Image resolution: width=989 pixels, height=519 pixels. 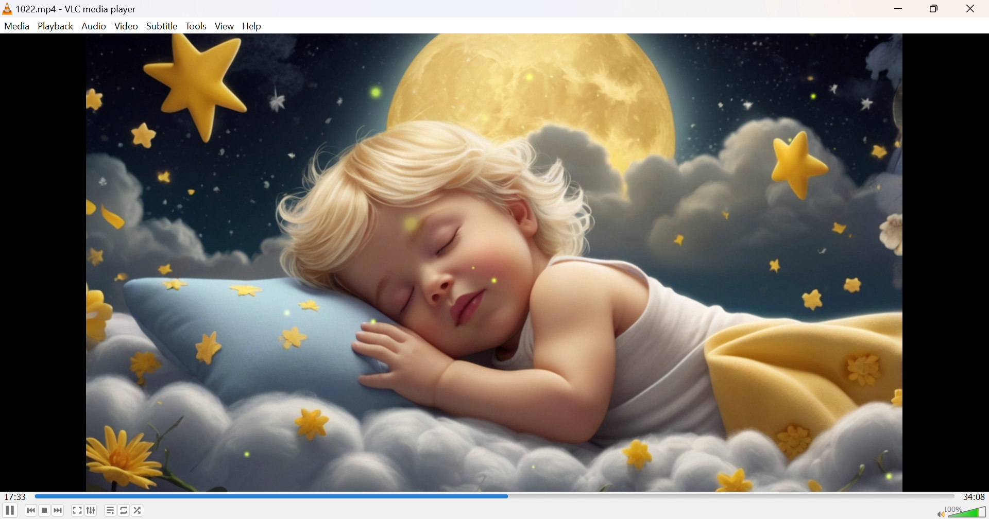 What do you see at coordinates (972, 9) in the screenshot?
I see `Close` at bounding box center [972, 9].